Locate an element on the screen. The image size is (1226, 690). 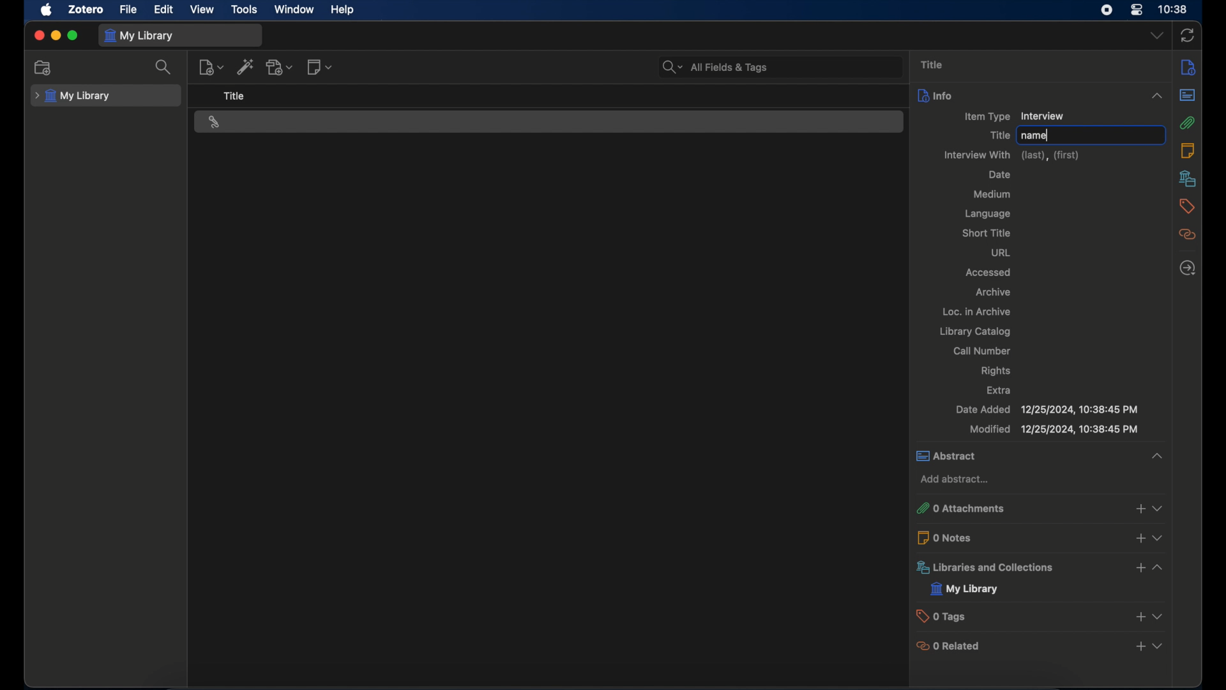
0 tags is located at coordinates (946, 617).